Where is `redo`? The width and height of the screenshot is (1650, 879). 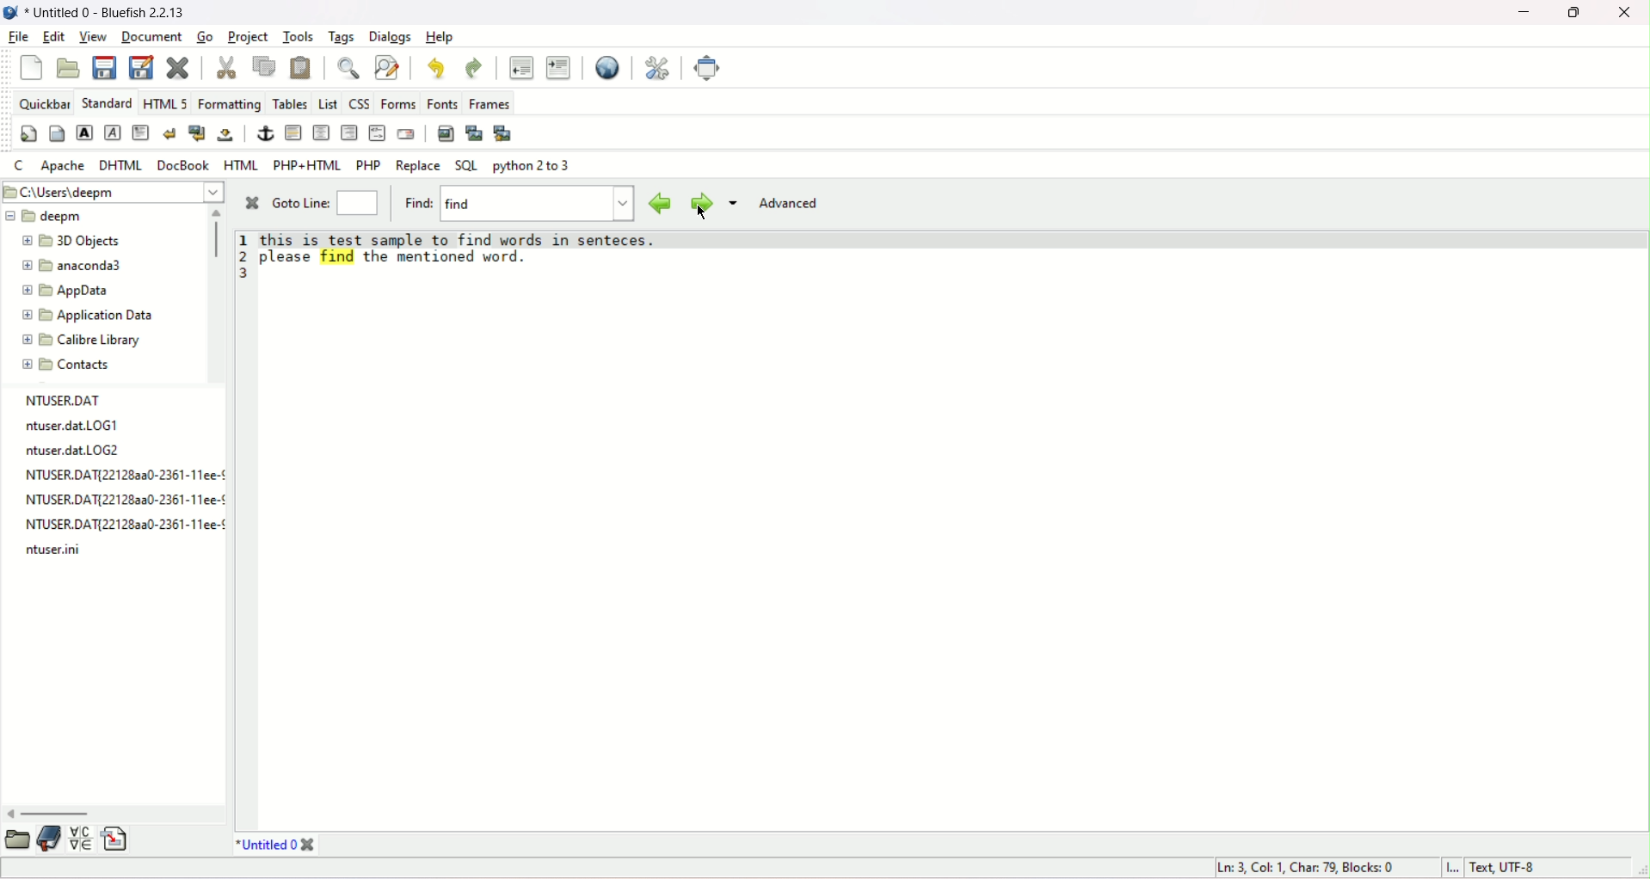
redo is located at coordinates (472, 70).